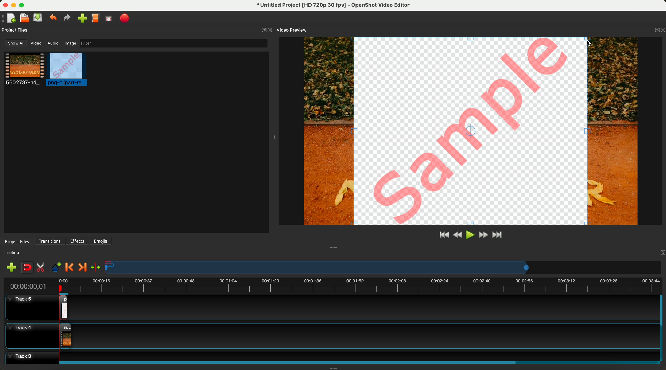 Image resolution: width=666 pixels, height=370 pixels. Describe the element at coordinates (498, 236) in the screenshot. I see `jump to end` at that location.